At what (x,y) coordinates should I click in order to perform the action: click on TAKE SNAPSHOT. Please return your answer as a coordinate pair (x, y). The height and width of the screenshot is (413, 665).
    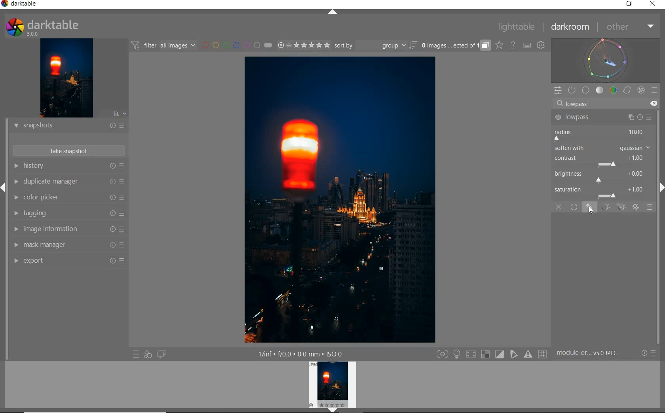
    Looking at the image, I should click on (68, 151).